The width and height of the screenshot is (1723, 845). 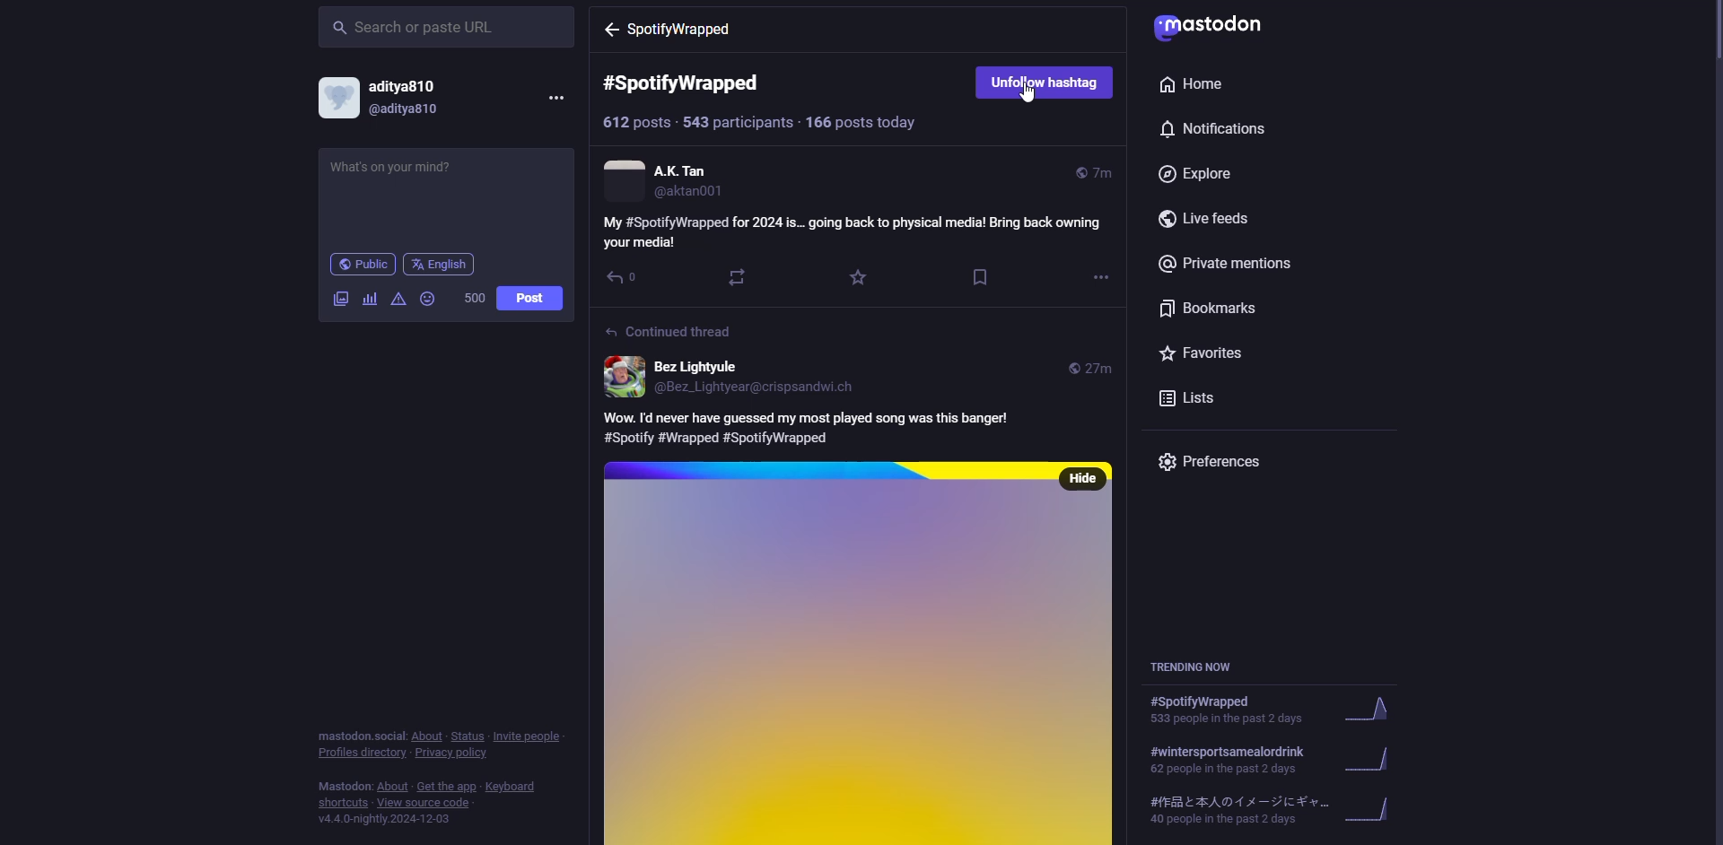 I want to click on hashtag followed, so click(x=1043, y=84).